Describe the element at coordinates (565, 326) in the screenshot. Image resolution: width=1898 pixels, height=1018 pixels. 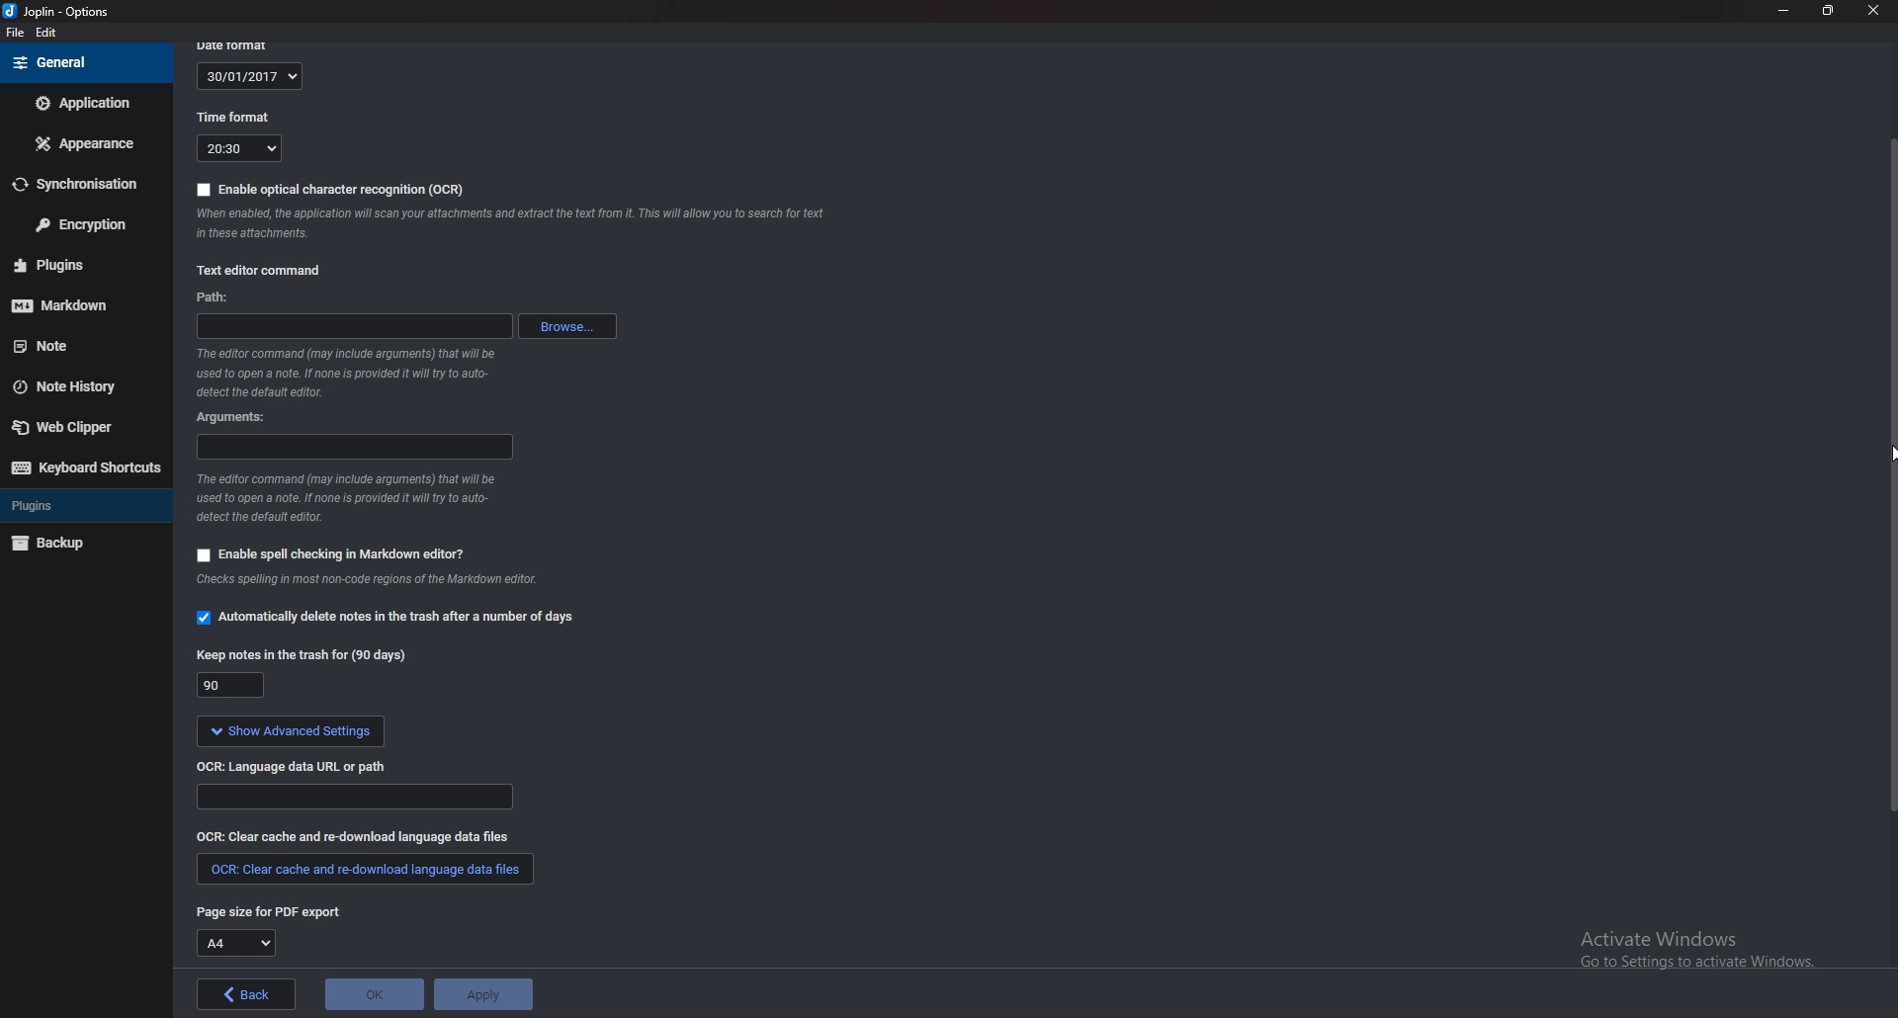
I see `browse` at that location.